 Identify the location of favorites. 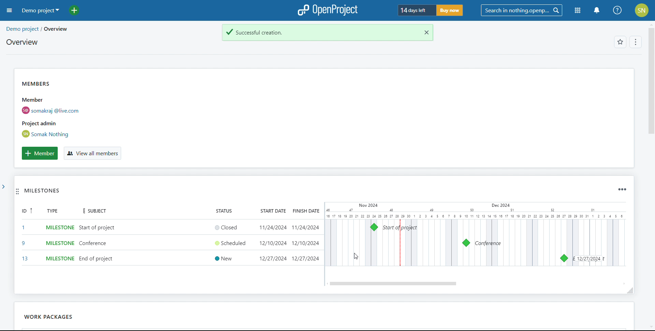
(620, 43).